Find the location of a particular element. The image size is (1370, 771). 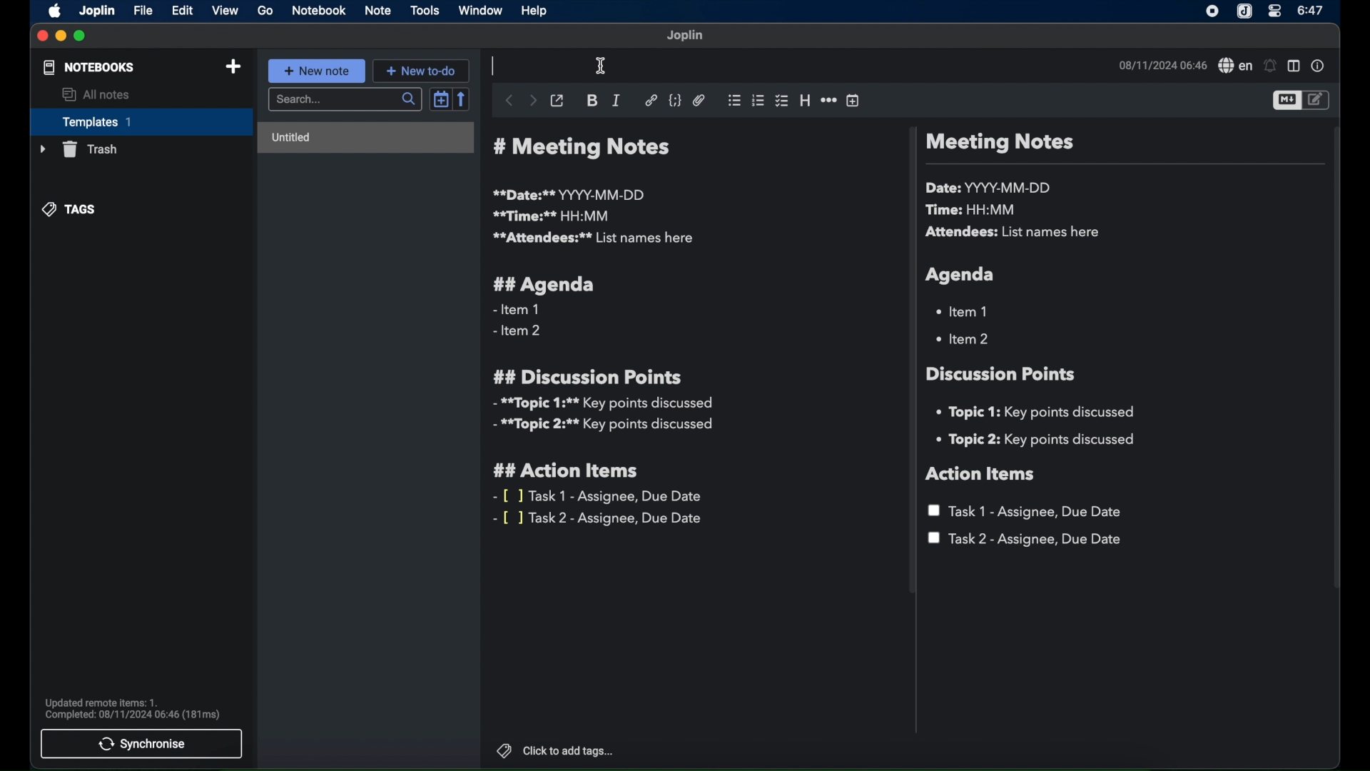

set alarm is located at coordinates (1269, 66).